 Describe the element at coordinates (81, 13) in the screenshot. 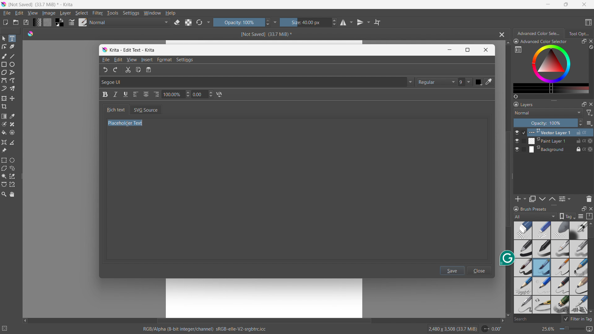

I see `select` at that location.